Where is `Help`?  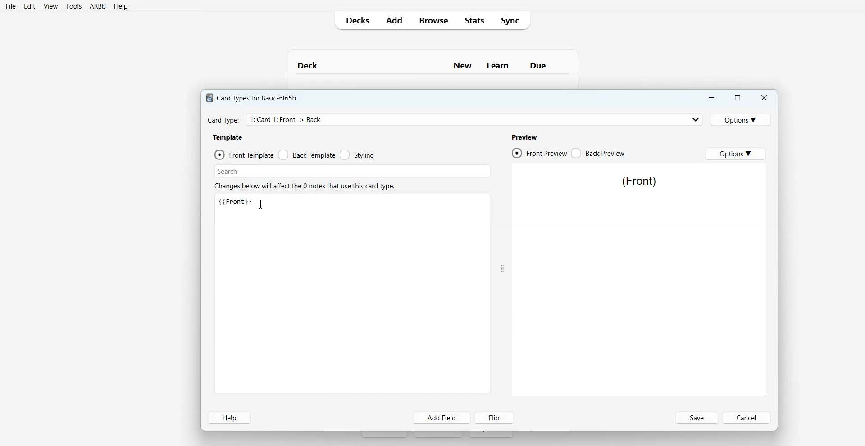 Help is located at coordinates (120, 7).